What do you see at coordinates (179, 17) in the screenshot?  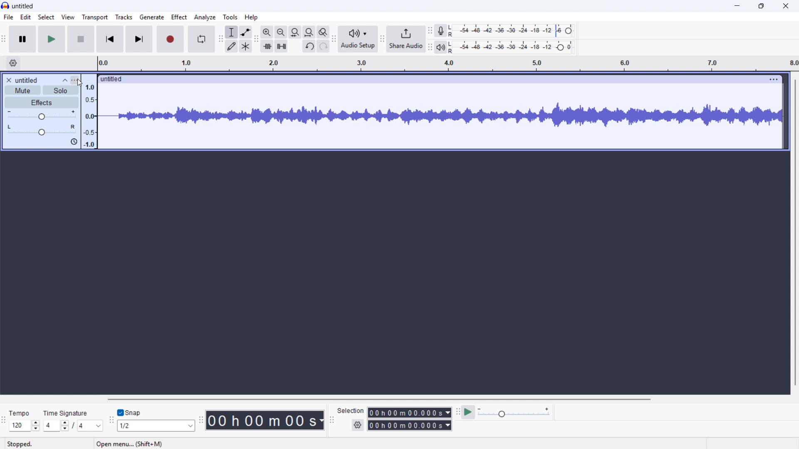 I see `Effect ` at bounding box center [179, 17].